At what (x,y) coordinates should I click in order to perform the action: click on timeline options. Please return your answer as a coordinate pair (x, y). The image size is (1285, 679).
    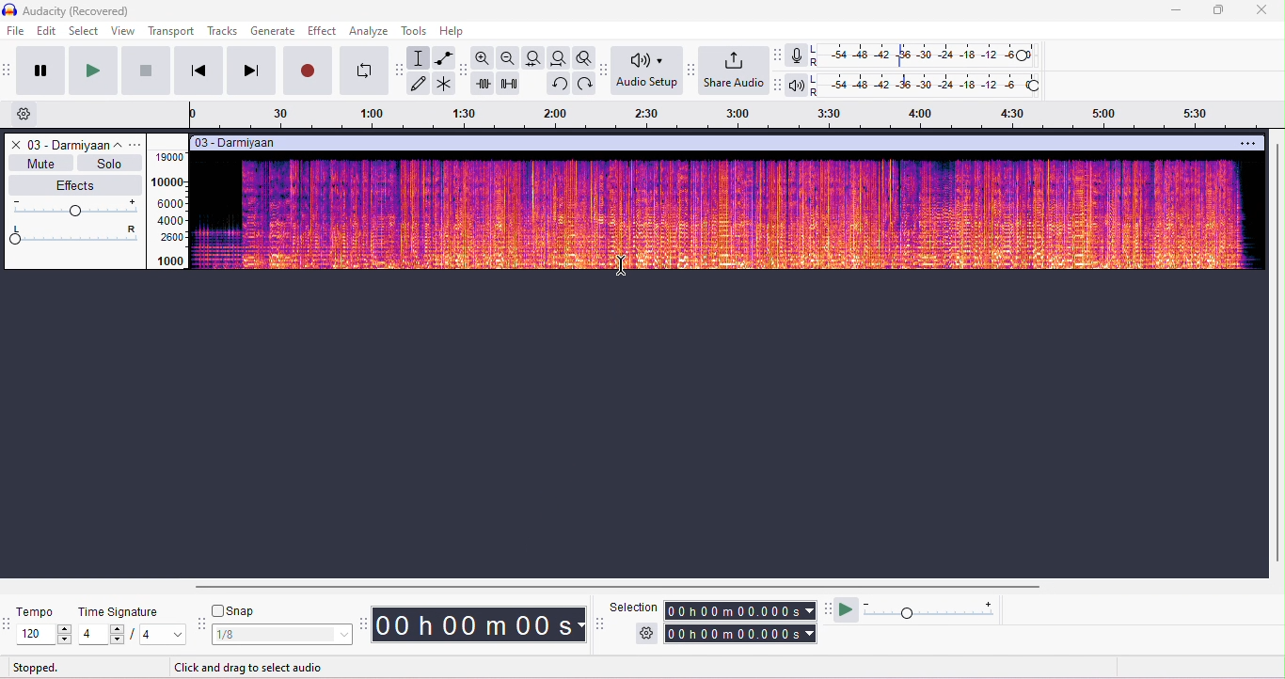
    Looking at the image, I should click on (25, 115).